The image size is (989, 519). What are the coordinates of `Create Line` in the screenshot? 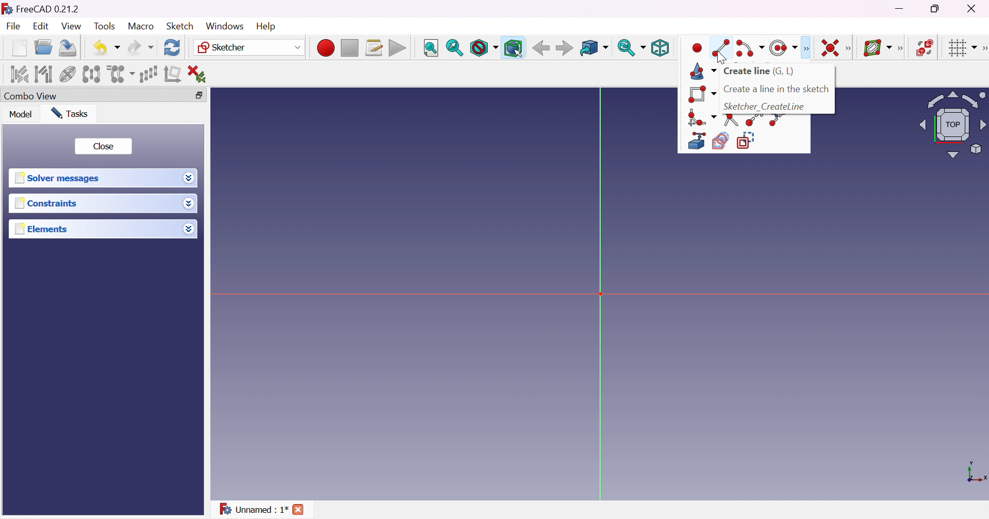 It's located at (722, 42).